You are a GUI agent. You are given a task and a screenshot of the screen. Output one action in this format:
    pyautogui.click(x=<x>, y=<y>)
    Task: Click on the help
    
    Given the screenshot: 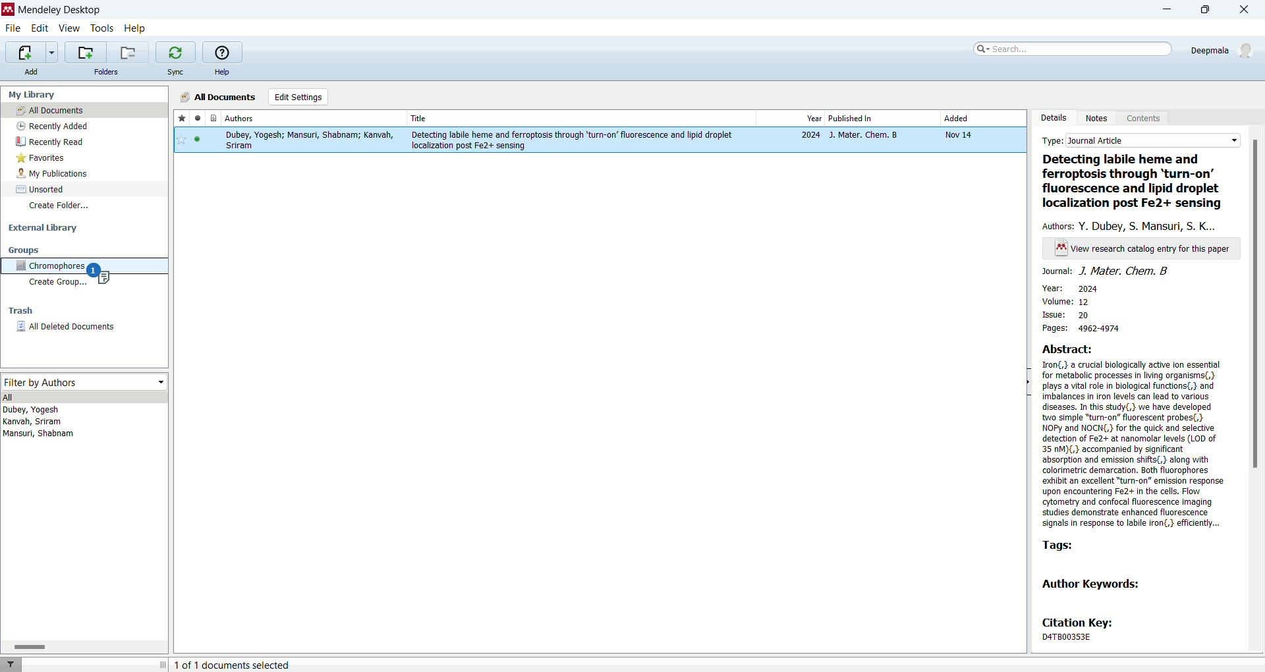 What is the action you would take?
    pyautogui.click(x=135, y=28)
    